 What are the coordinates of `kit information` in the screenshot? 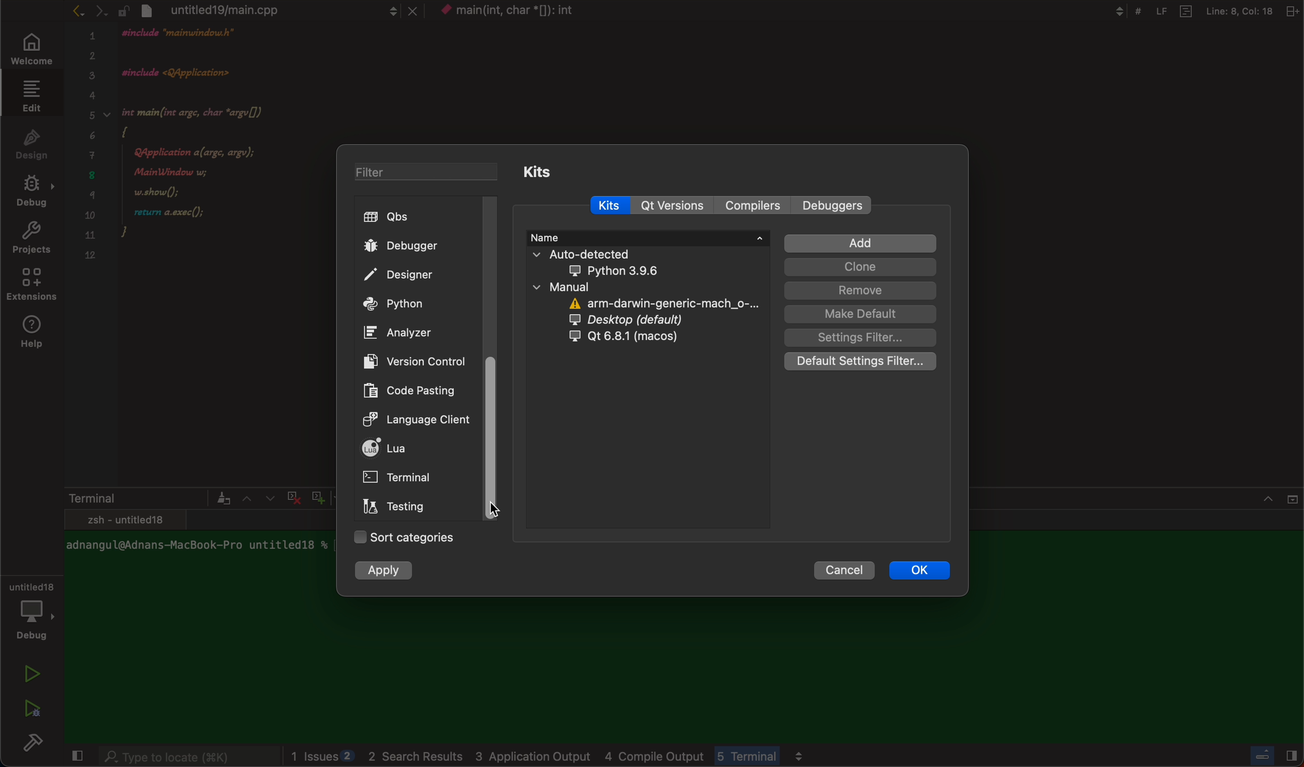 It's located at (653, 292).